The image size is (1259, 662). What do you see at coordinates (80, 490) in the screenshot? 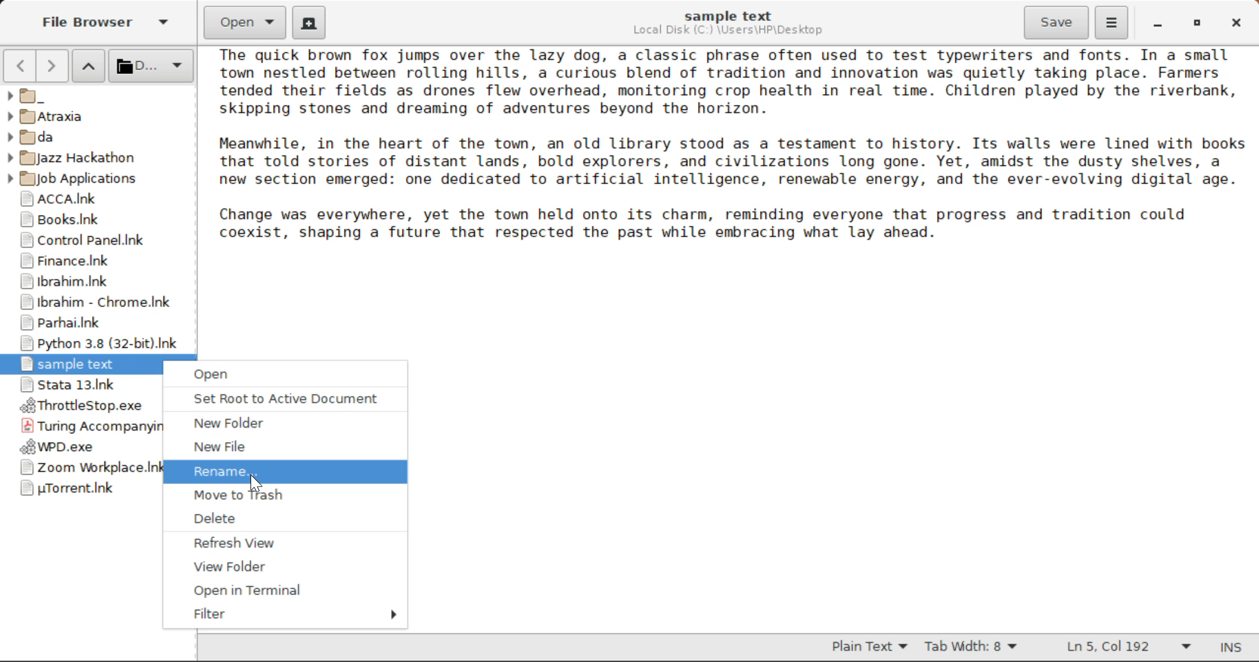
I see `uTorrent Application` at bounding box center [80, 490].